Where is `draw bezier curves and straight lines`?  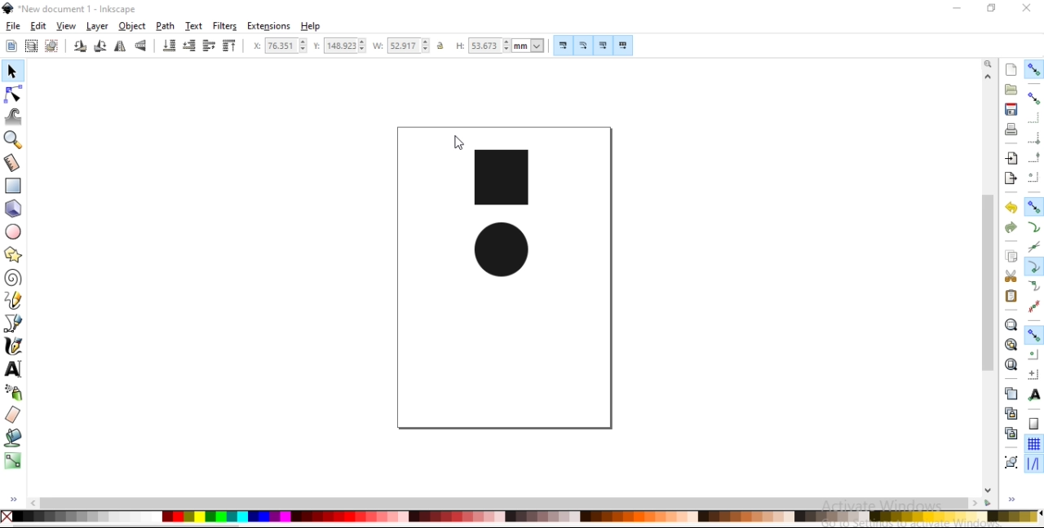
draw bezier curves and straight lines is located at coordinates (14, 324).